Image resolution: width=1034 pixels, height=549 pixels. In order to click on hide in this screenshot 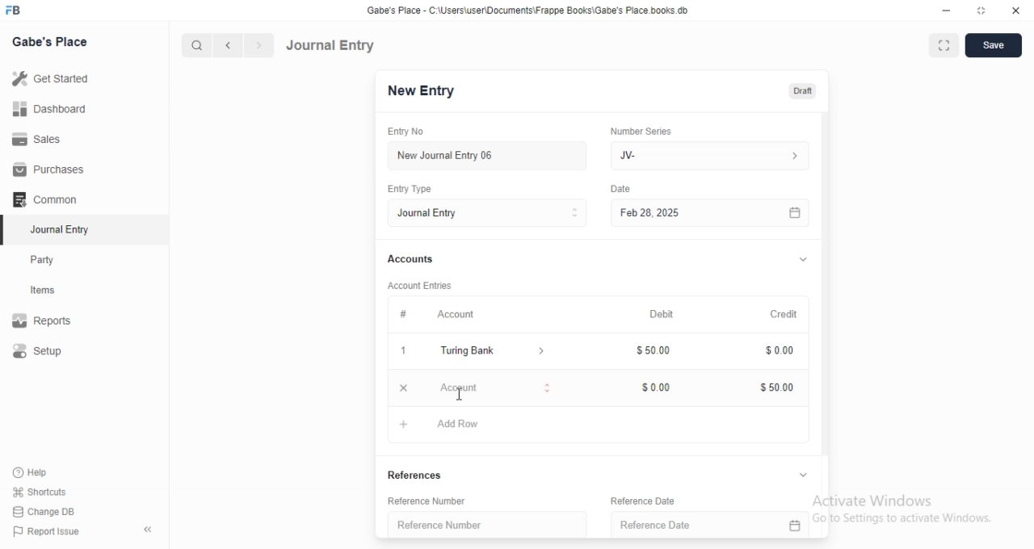, I will do `click(145, 530)`.